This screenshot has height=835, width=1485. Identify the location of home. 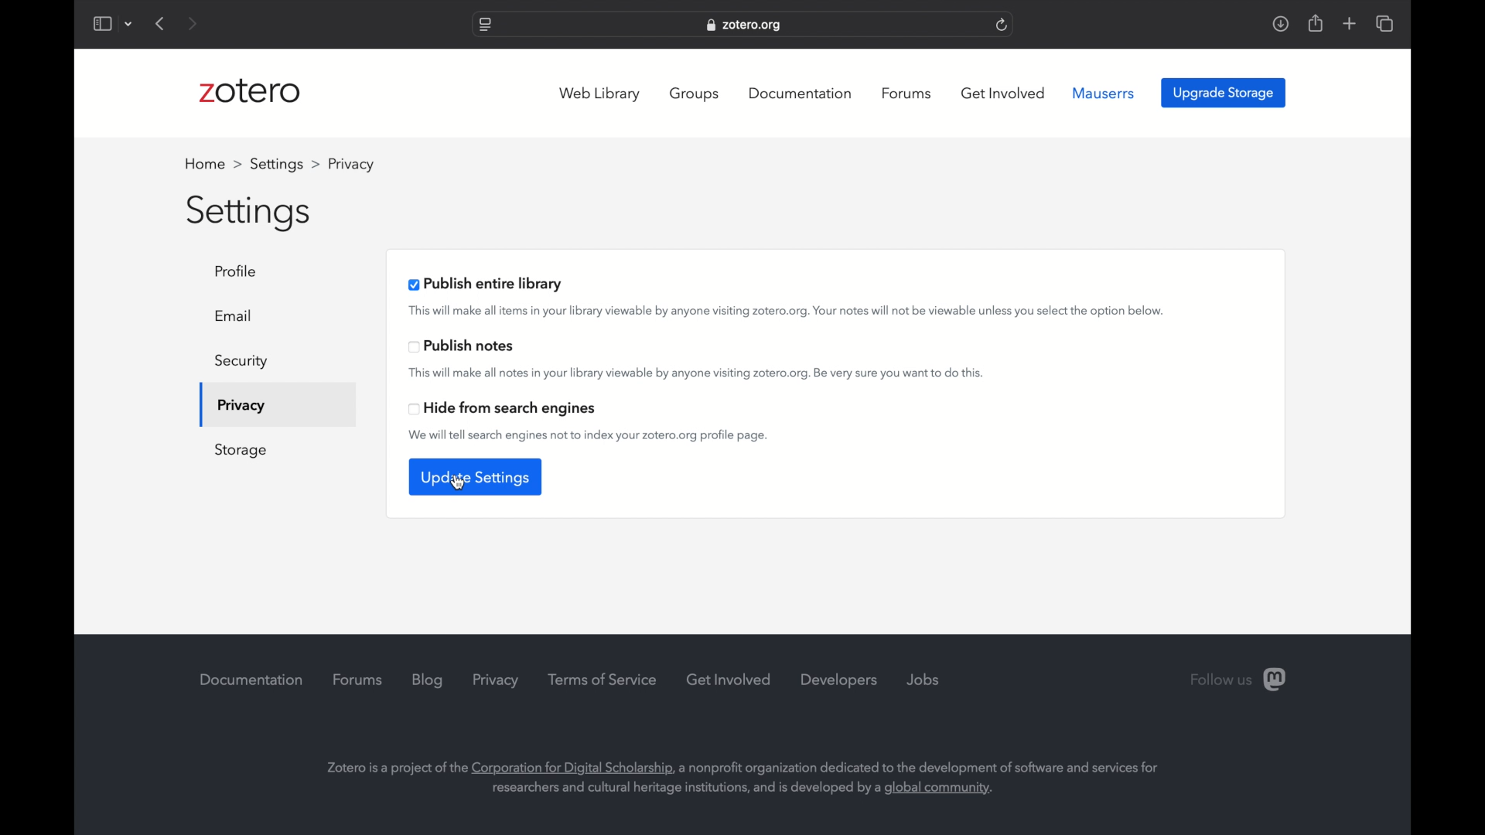
(213, 164).